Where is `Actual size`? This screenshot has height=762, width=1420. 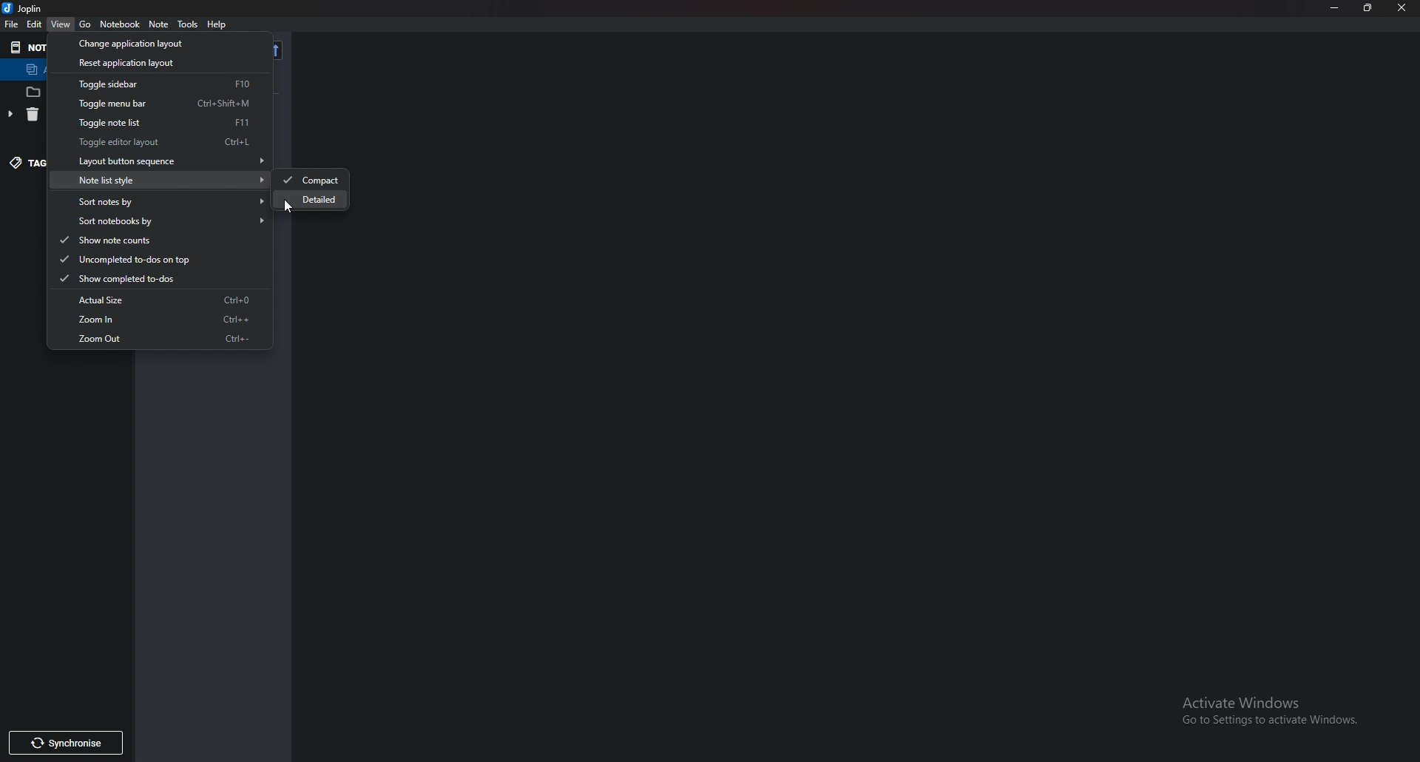 Actual size is located at coordinates (158, 299).